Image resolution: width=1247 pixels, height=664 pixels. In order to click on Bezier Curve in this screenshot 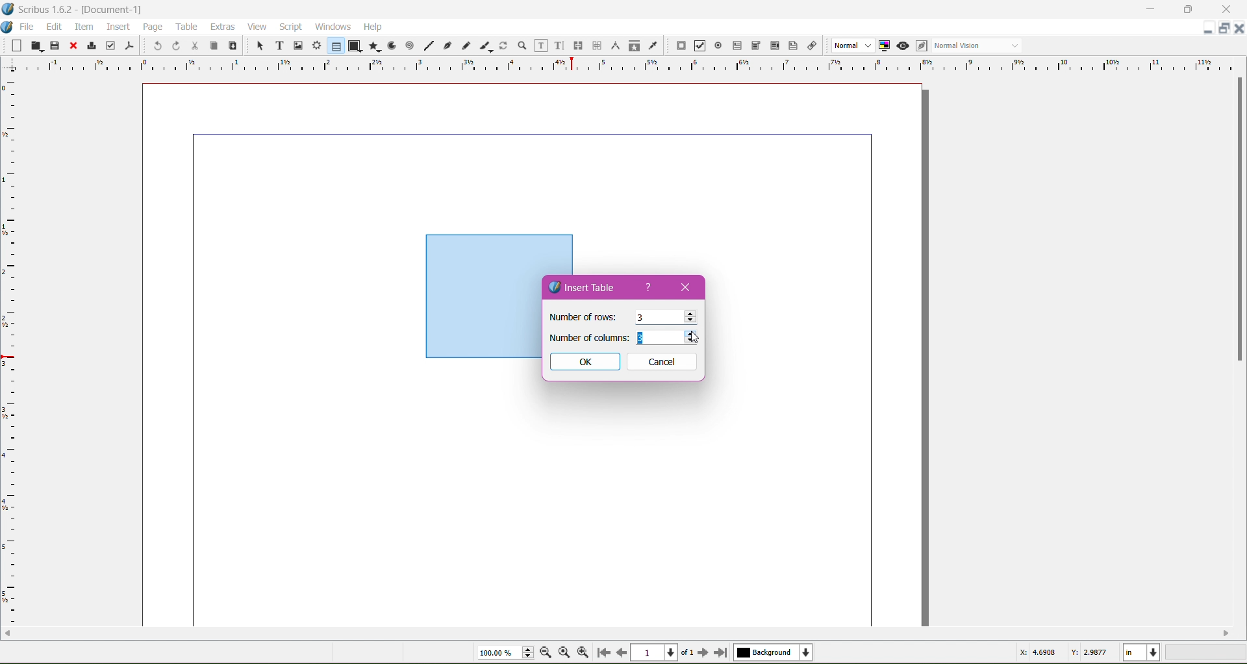, I will do `click(446, 45)`.